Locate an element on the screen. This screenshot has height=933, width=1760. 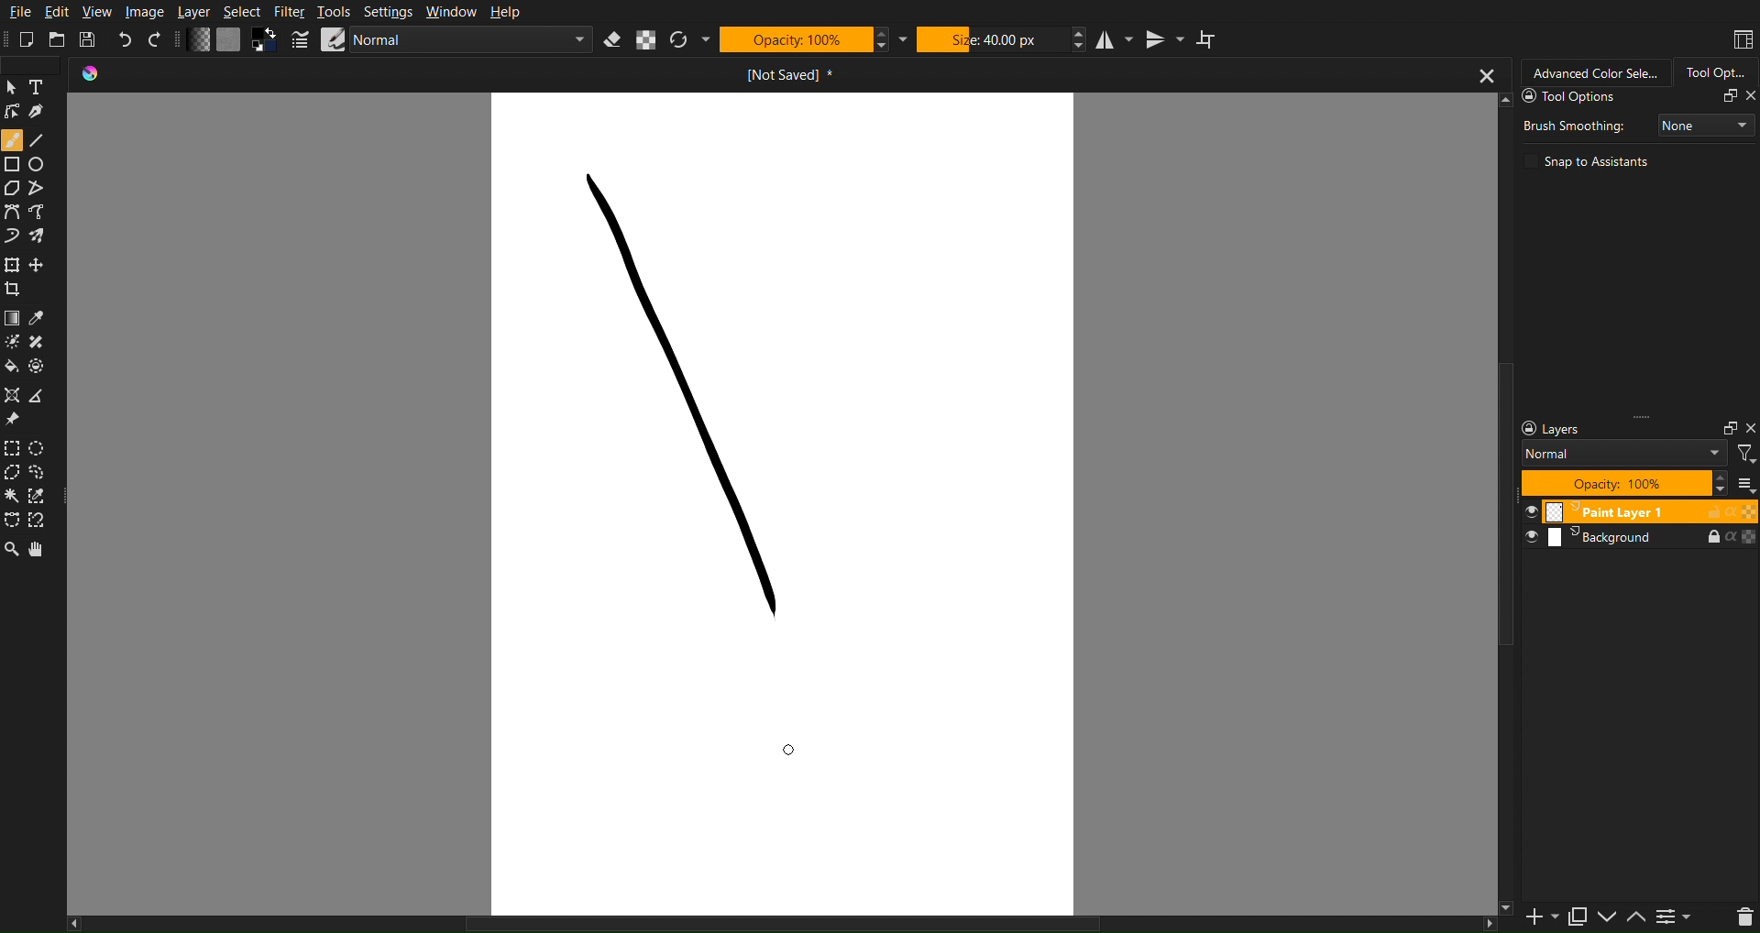
Close is located at coordinates (1749, 96).